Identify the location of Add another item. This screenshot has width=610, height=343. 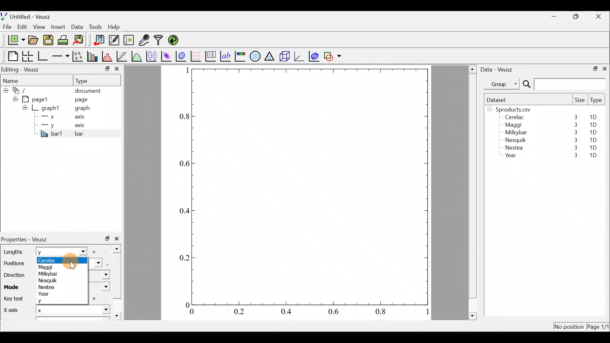
(96, 252).